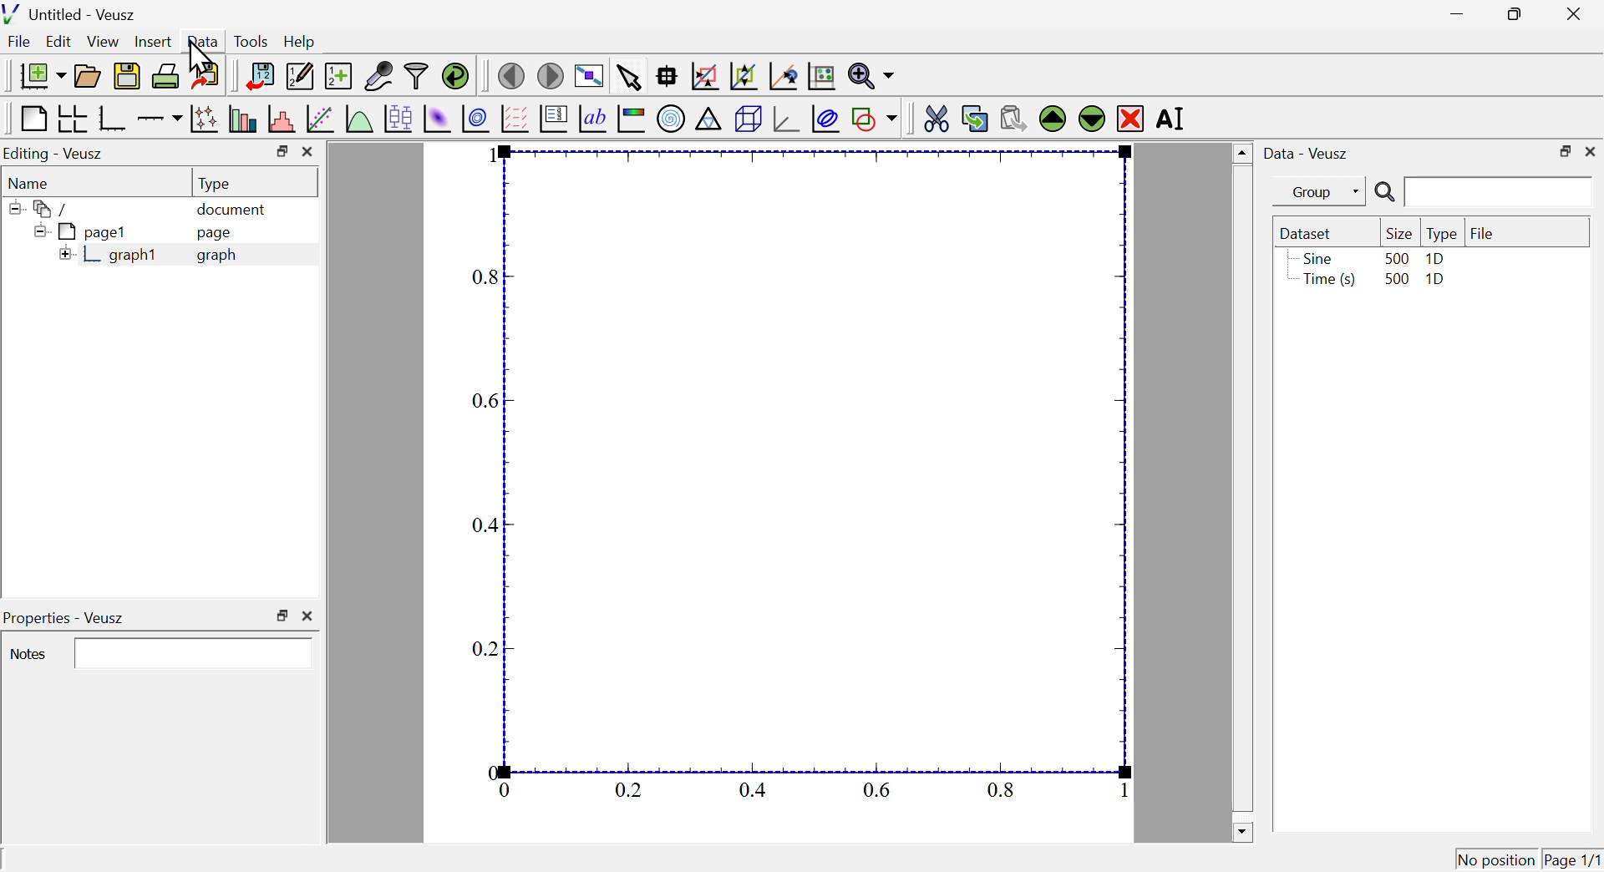 This screenshot has width=1604, height=872. I want to click on text label, so click(593, 121).